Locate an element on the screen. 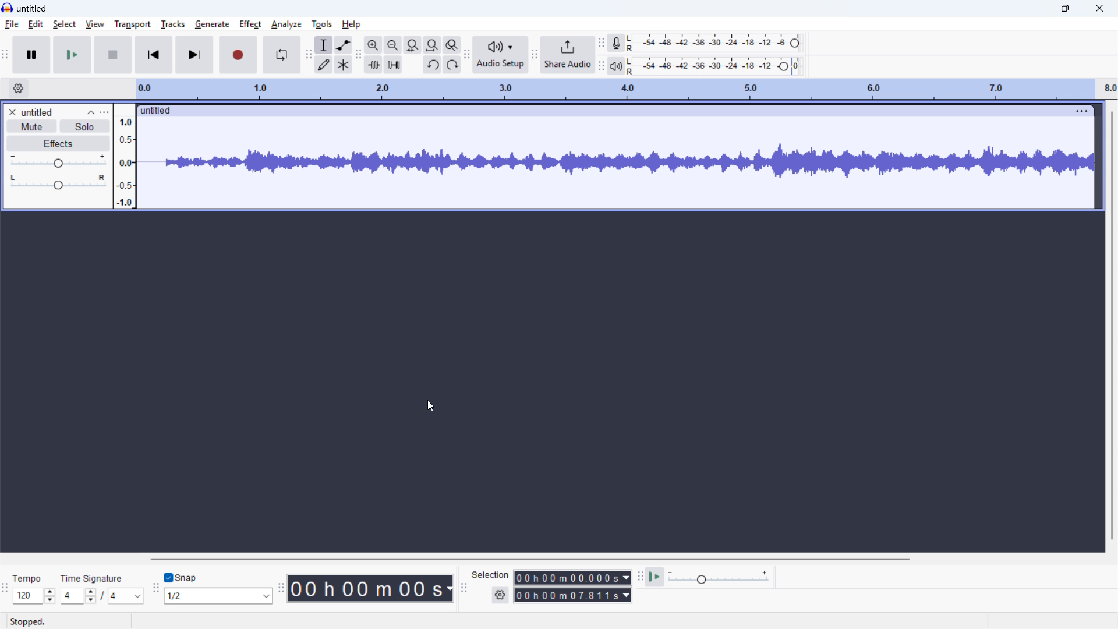 This screenshot has height=629, width=1118. enable looping is located at coordinates (282, 55).